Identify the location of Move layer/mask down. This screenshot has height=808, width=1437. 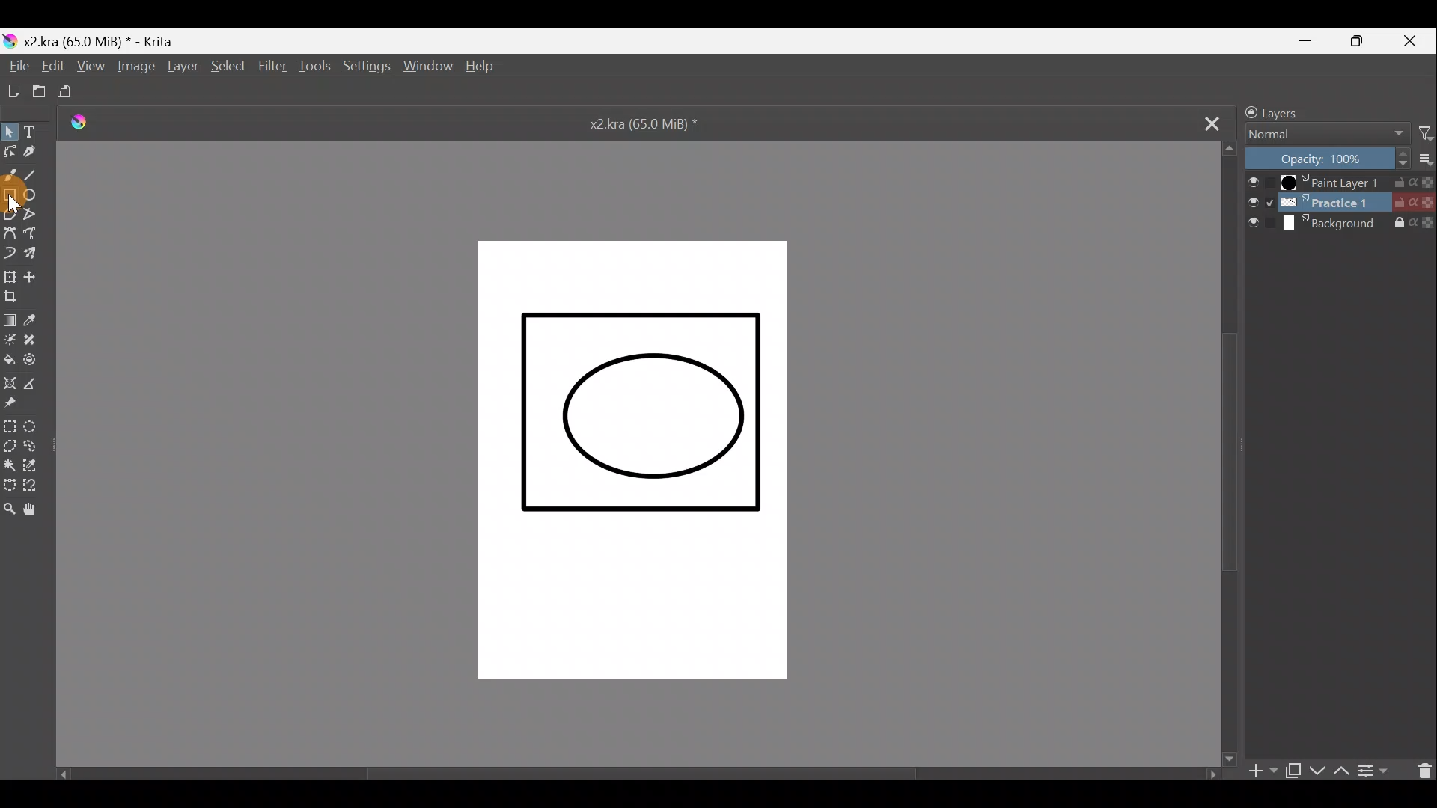
(1318, 773).